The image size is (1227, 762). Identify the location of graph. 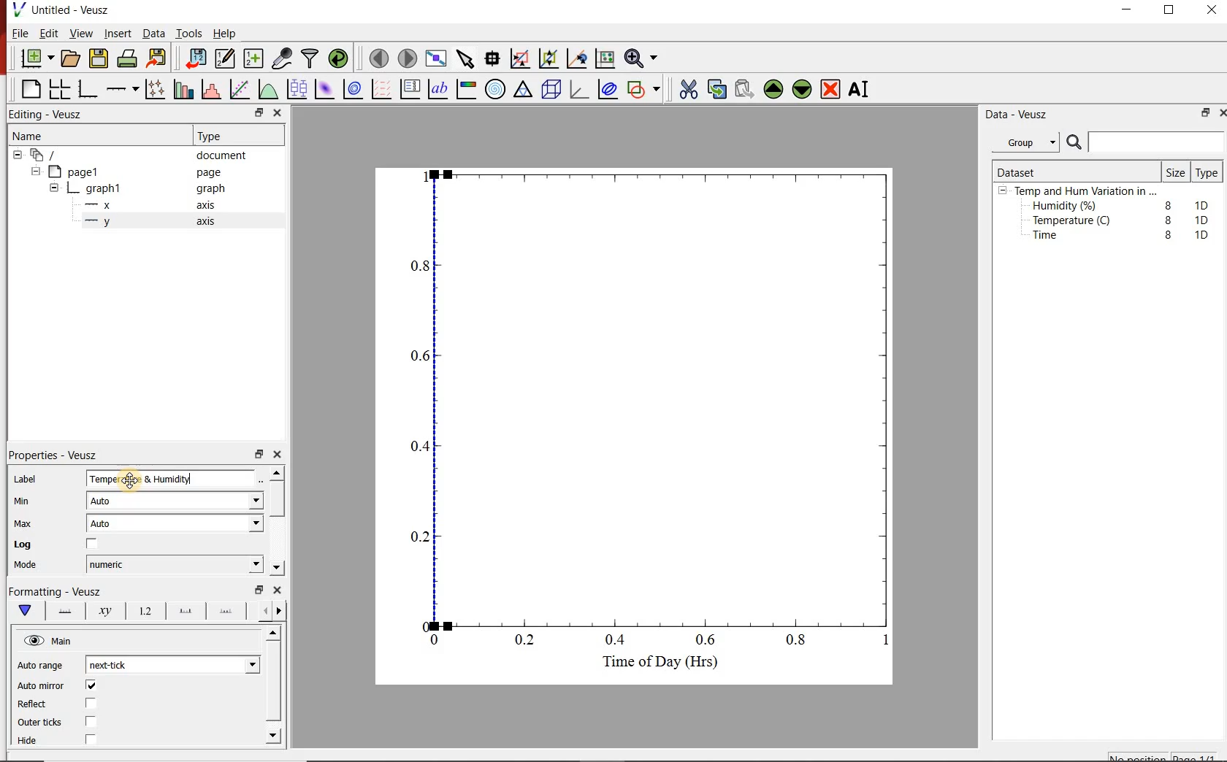
(210, 190).